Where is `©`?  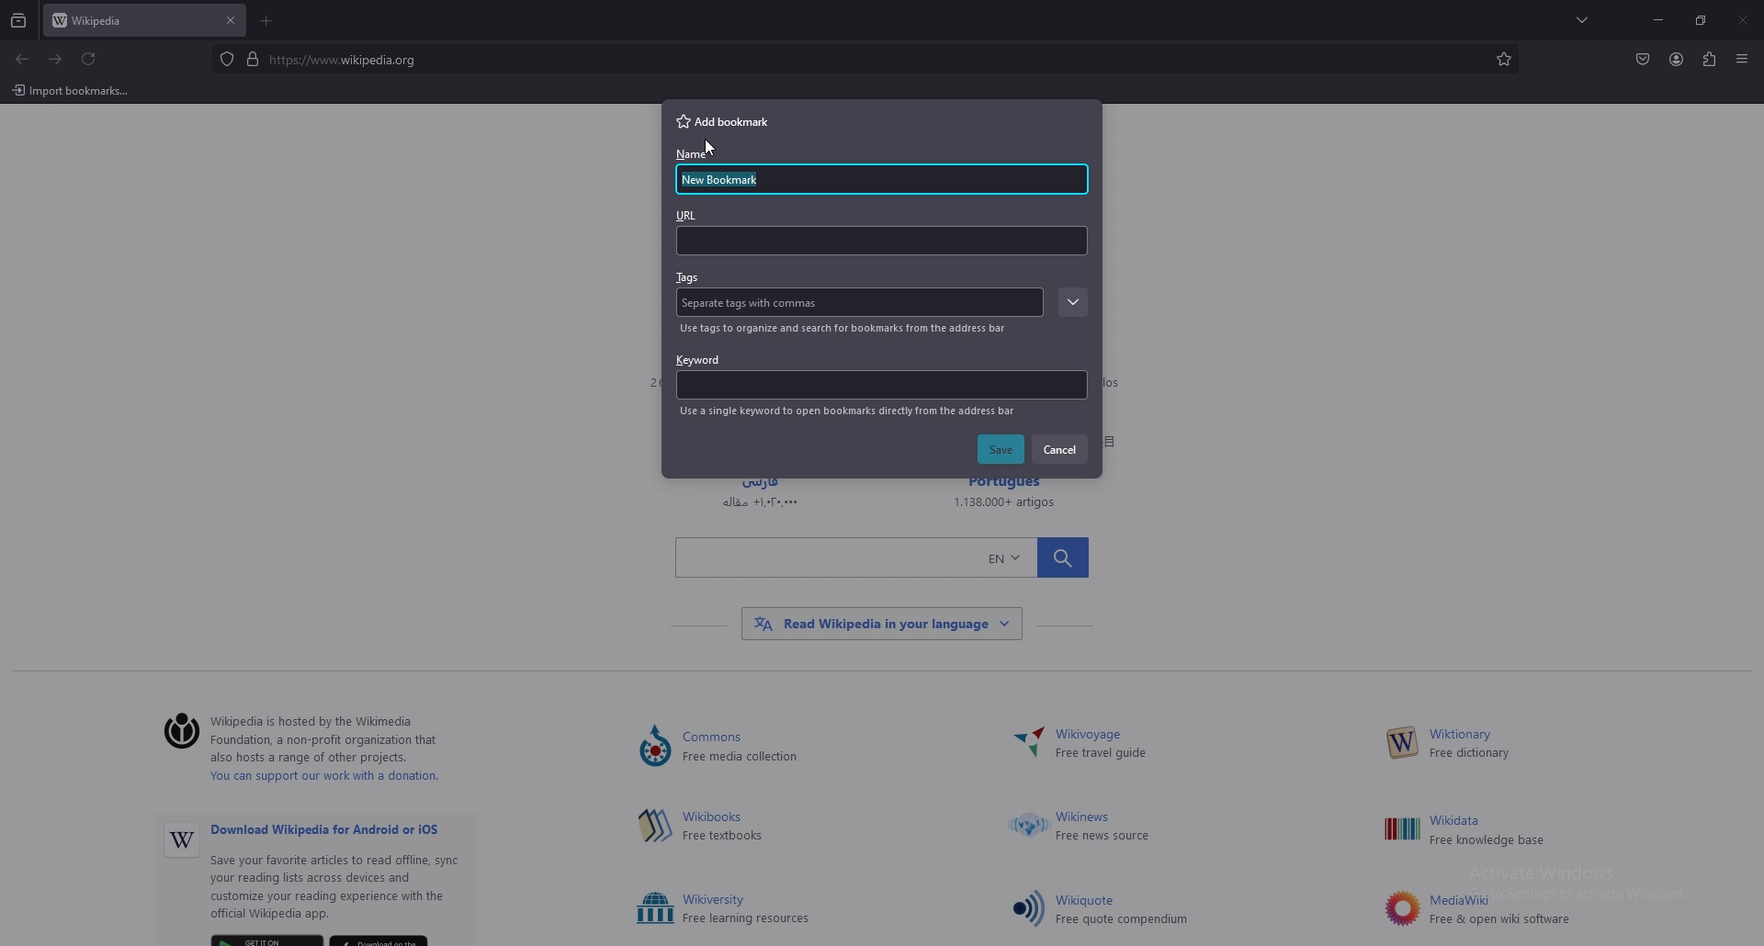
© is located at coordinates (175, 733).